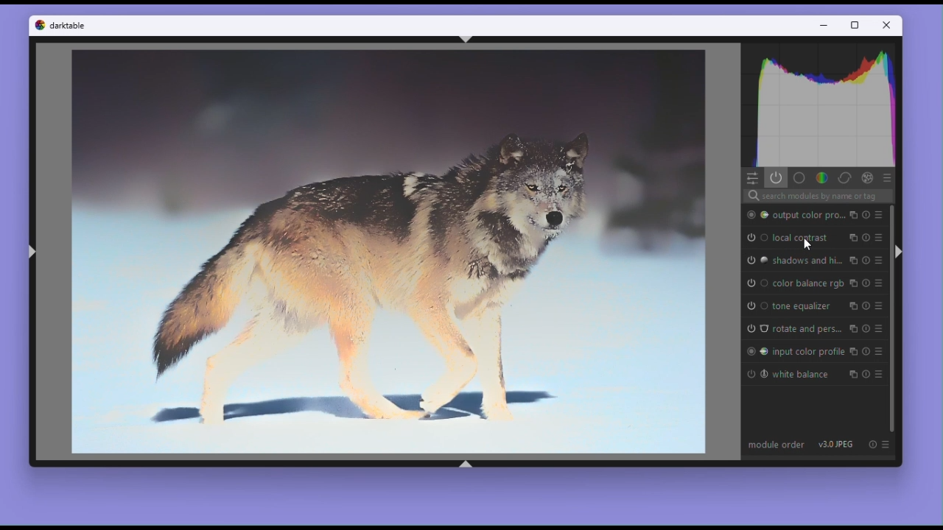  What do you see at coordinates (821, 105) in the screenshot?
I see `histogram` at bounding box center [821, 105].